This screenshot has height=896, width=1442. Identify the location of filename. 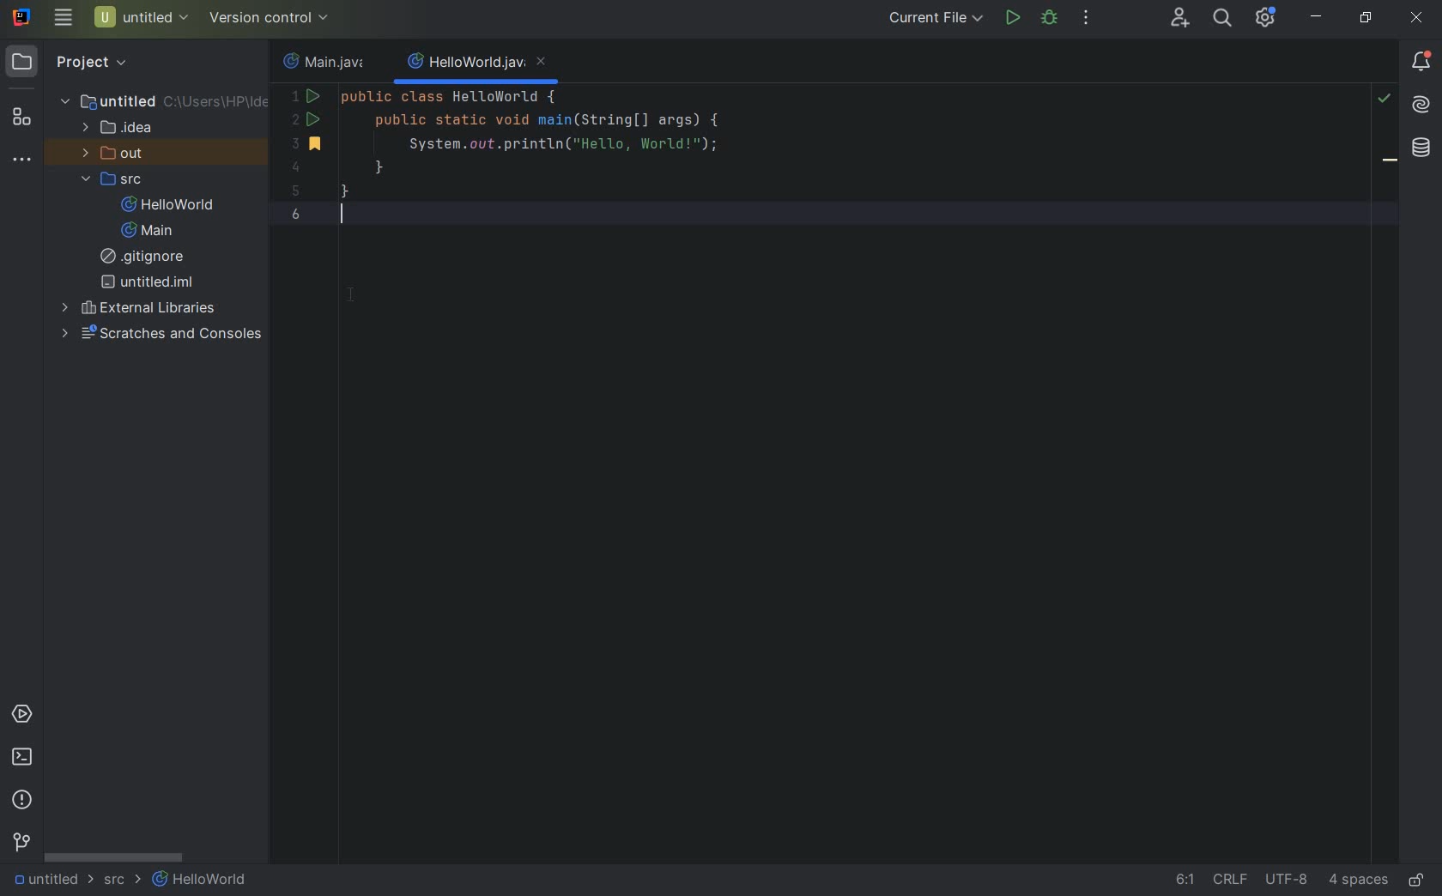
(476, 65).